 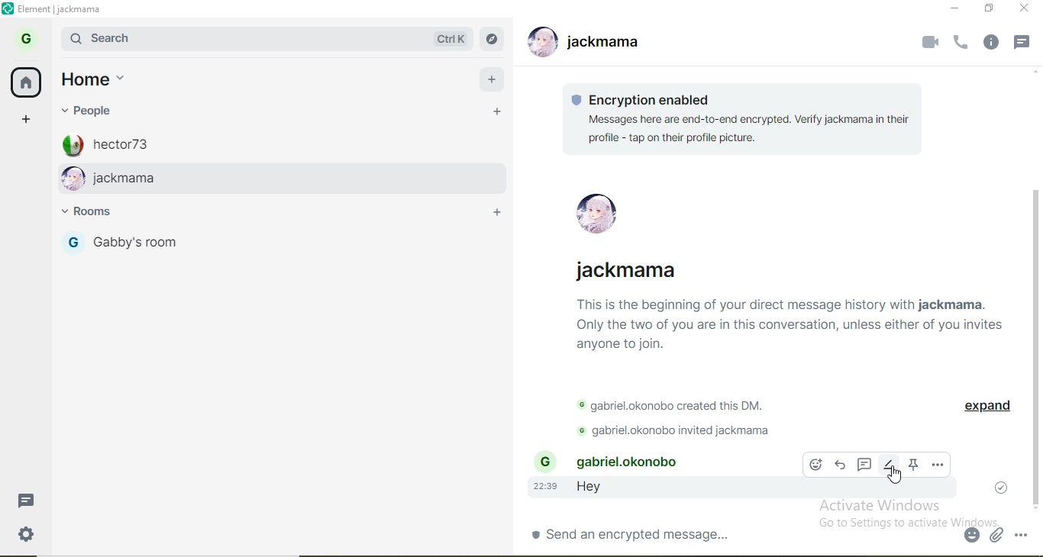 What do you see at coordinates (243, 38) in the screenshot?
I see `search bar` at bounding box center [243, 38].